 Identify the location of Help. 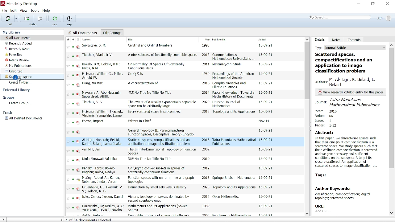
(69, 18).